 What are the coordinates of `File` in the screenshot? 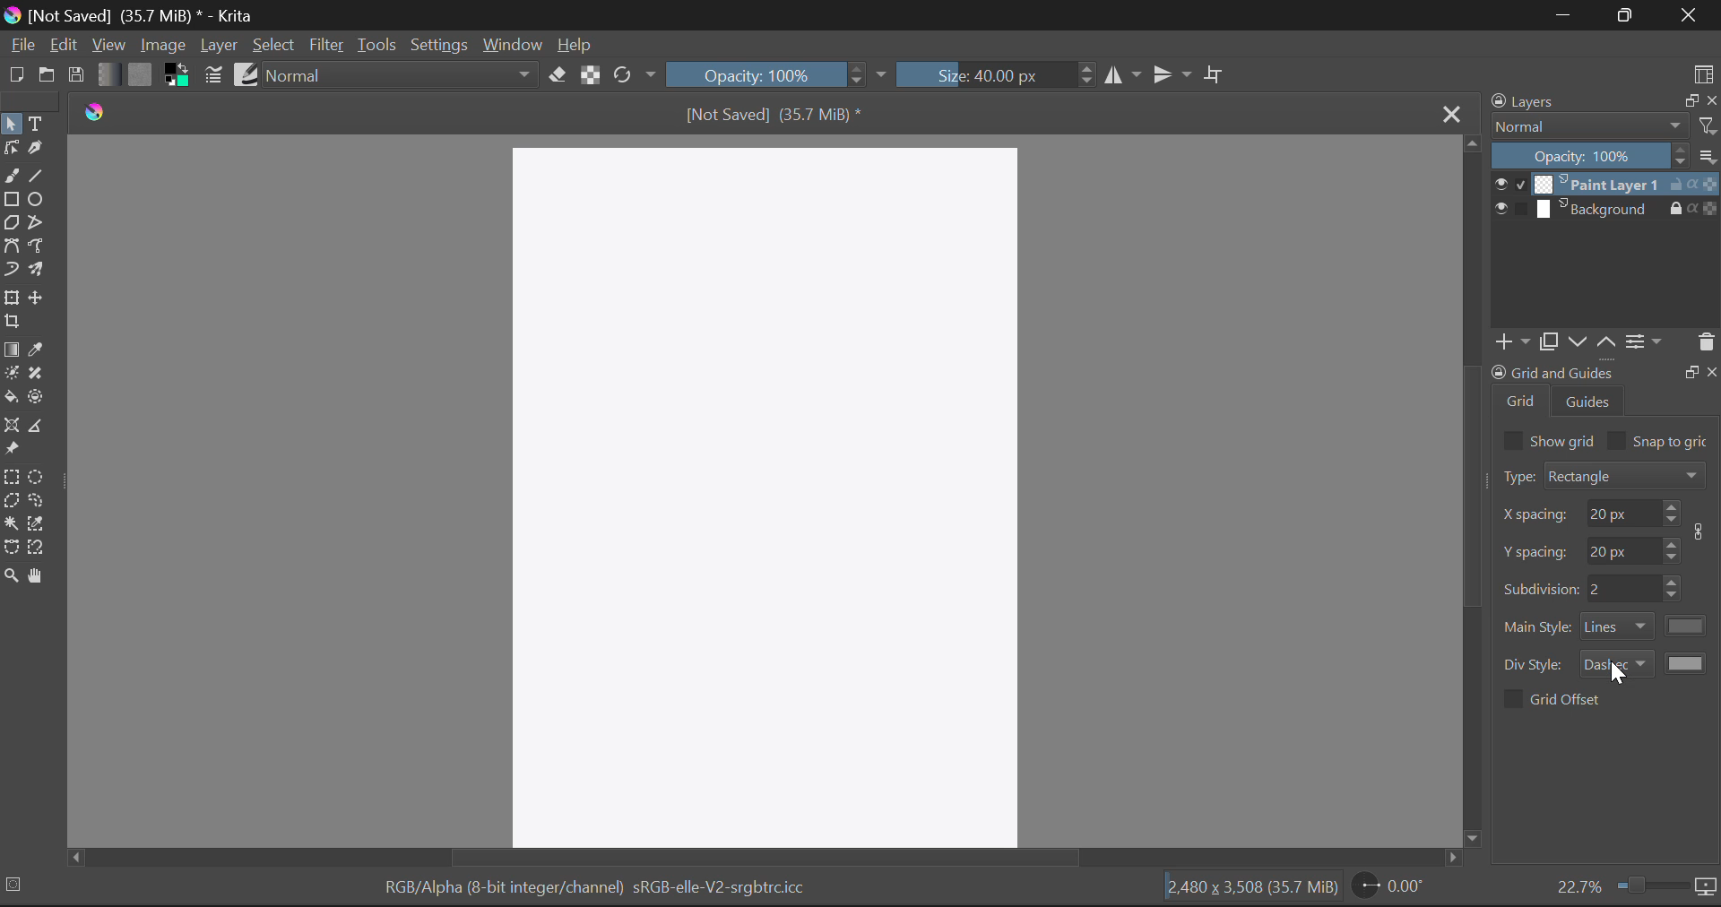 It's located at (22, 46).